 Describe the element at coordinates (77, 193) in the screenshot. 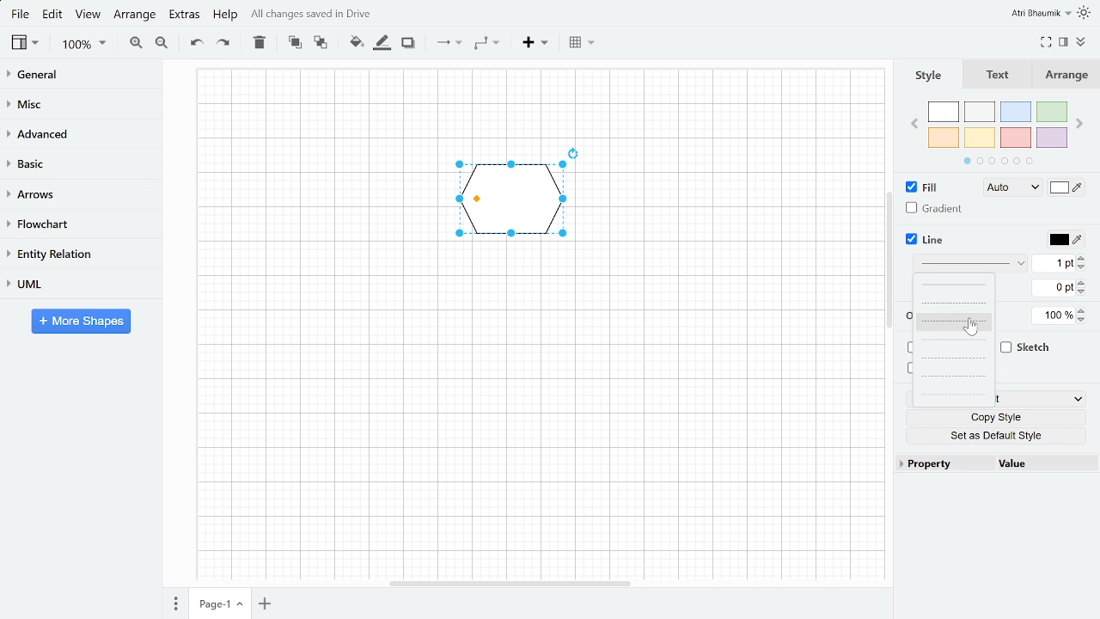

I see ` Arrows` at that location.